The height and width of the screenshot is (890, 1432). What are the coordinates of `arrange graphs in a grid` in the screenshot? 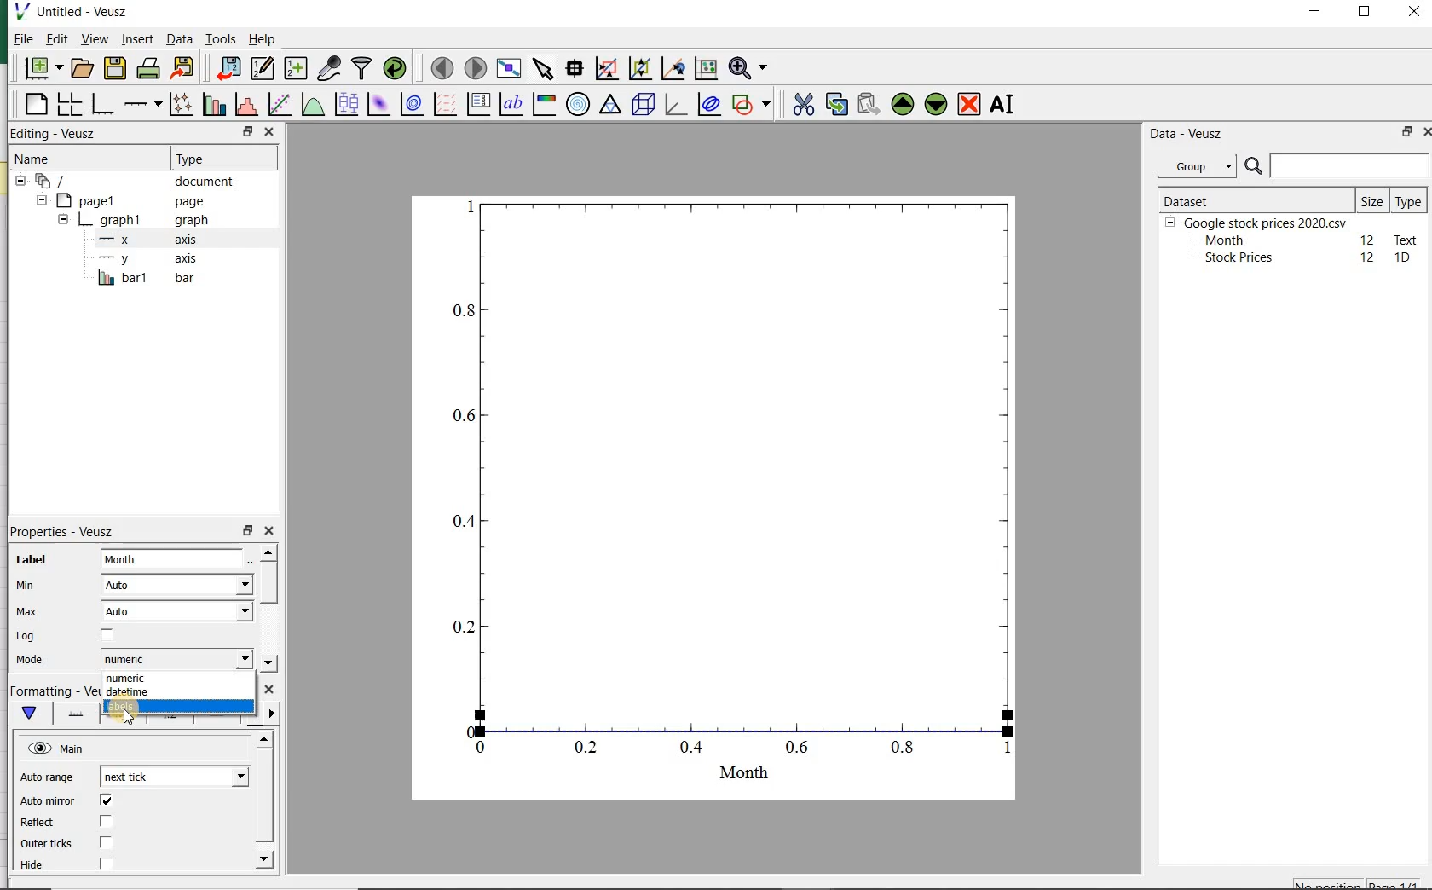 It's located at (67, 105).